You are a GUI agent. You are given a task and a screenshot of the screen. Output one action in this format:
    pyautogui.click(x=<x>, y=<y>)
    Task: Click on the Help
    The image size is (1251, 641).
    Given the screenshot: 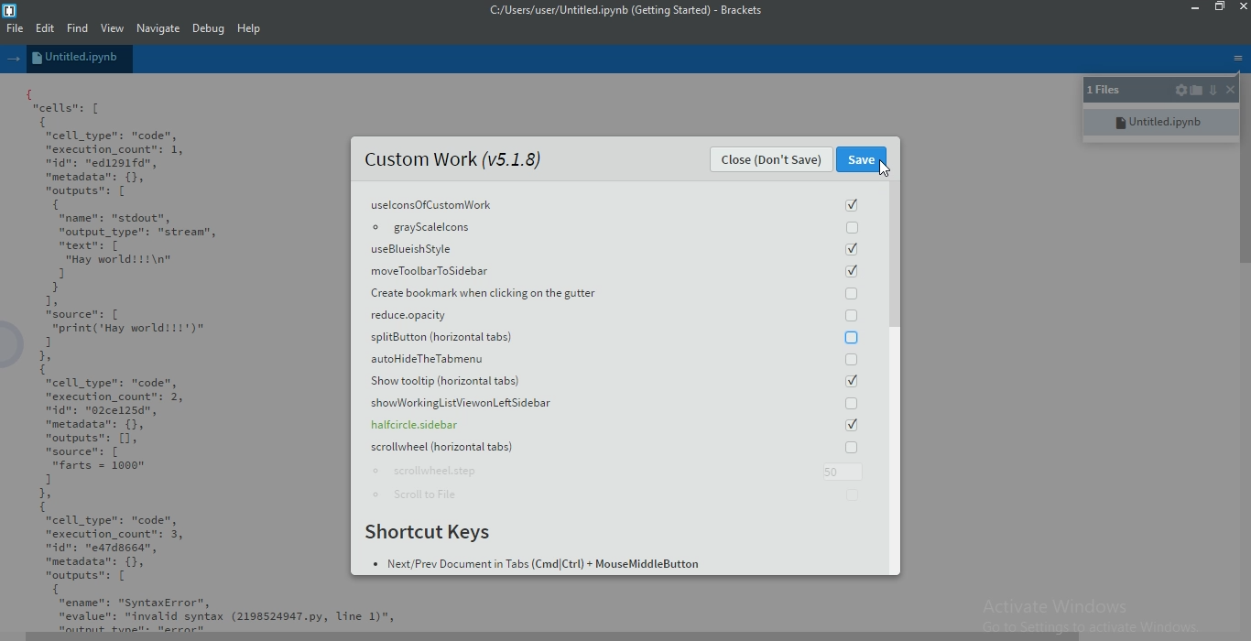 What is the action you would take?
    pyautogui.click(x=250, y=30)
    